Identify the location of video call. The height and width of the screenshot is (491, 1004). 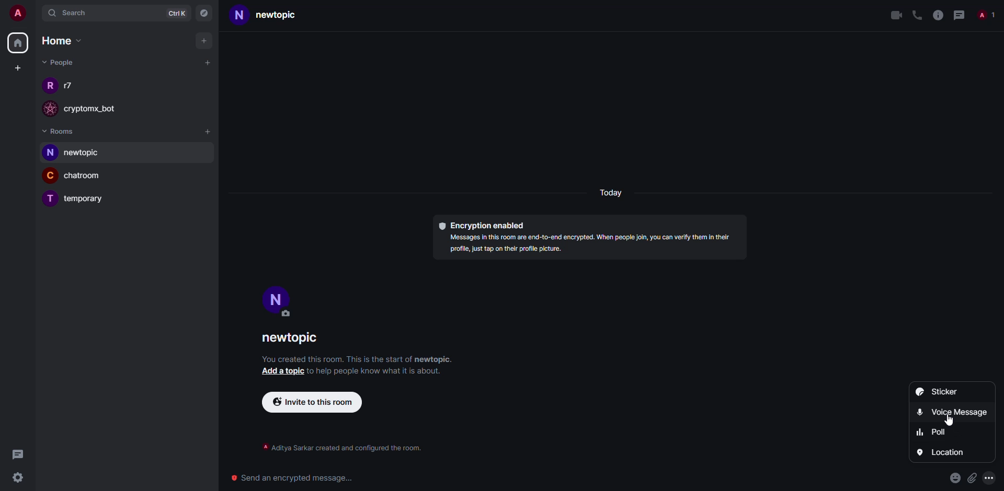
(895, 15).